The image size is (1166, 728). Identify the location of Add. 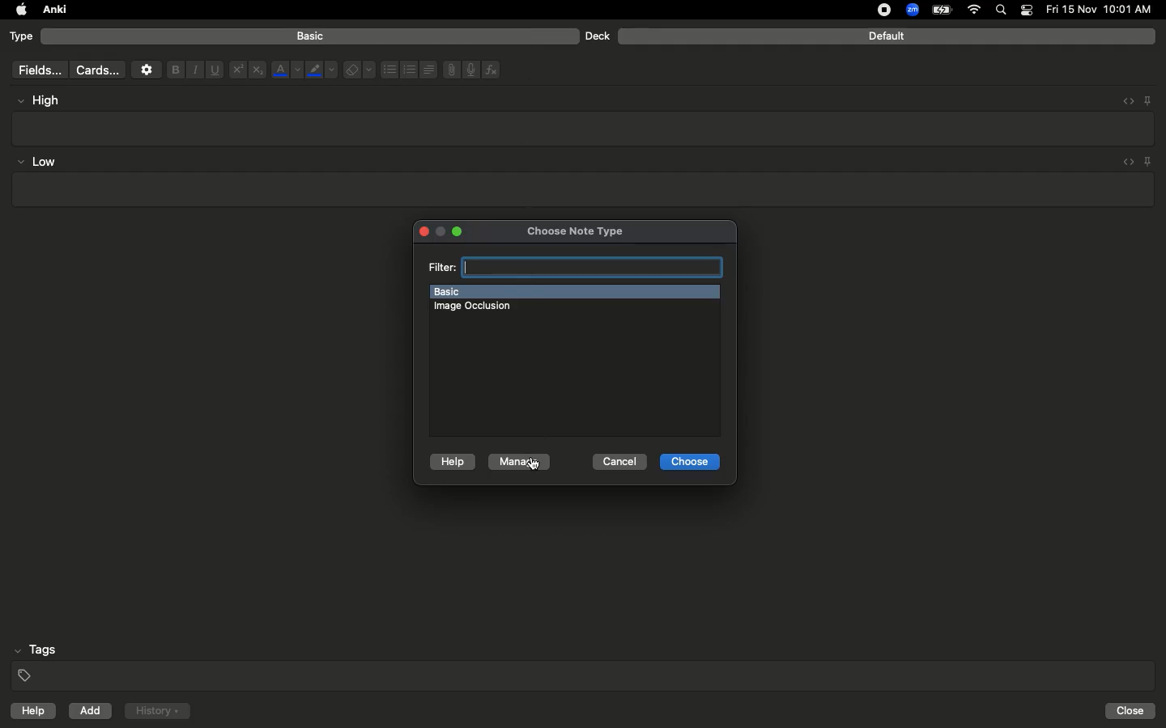
(91, 711).